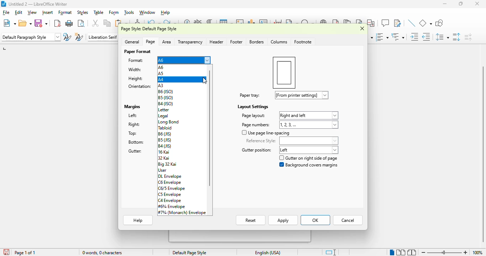 The height and width of the screenshot is (256, 486). Describe the element at coordinates (58, 23) in the screenshot. I see `export directly as PDF` at that location.